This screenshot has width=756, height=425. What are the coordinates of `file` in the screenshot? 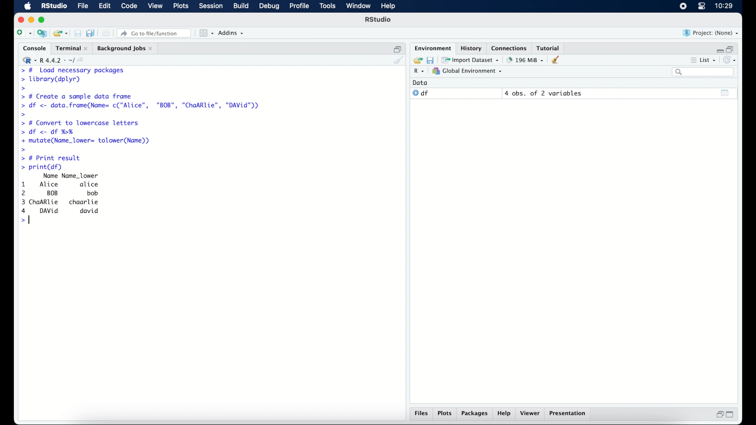 It's located at (82, 6).